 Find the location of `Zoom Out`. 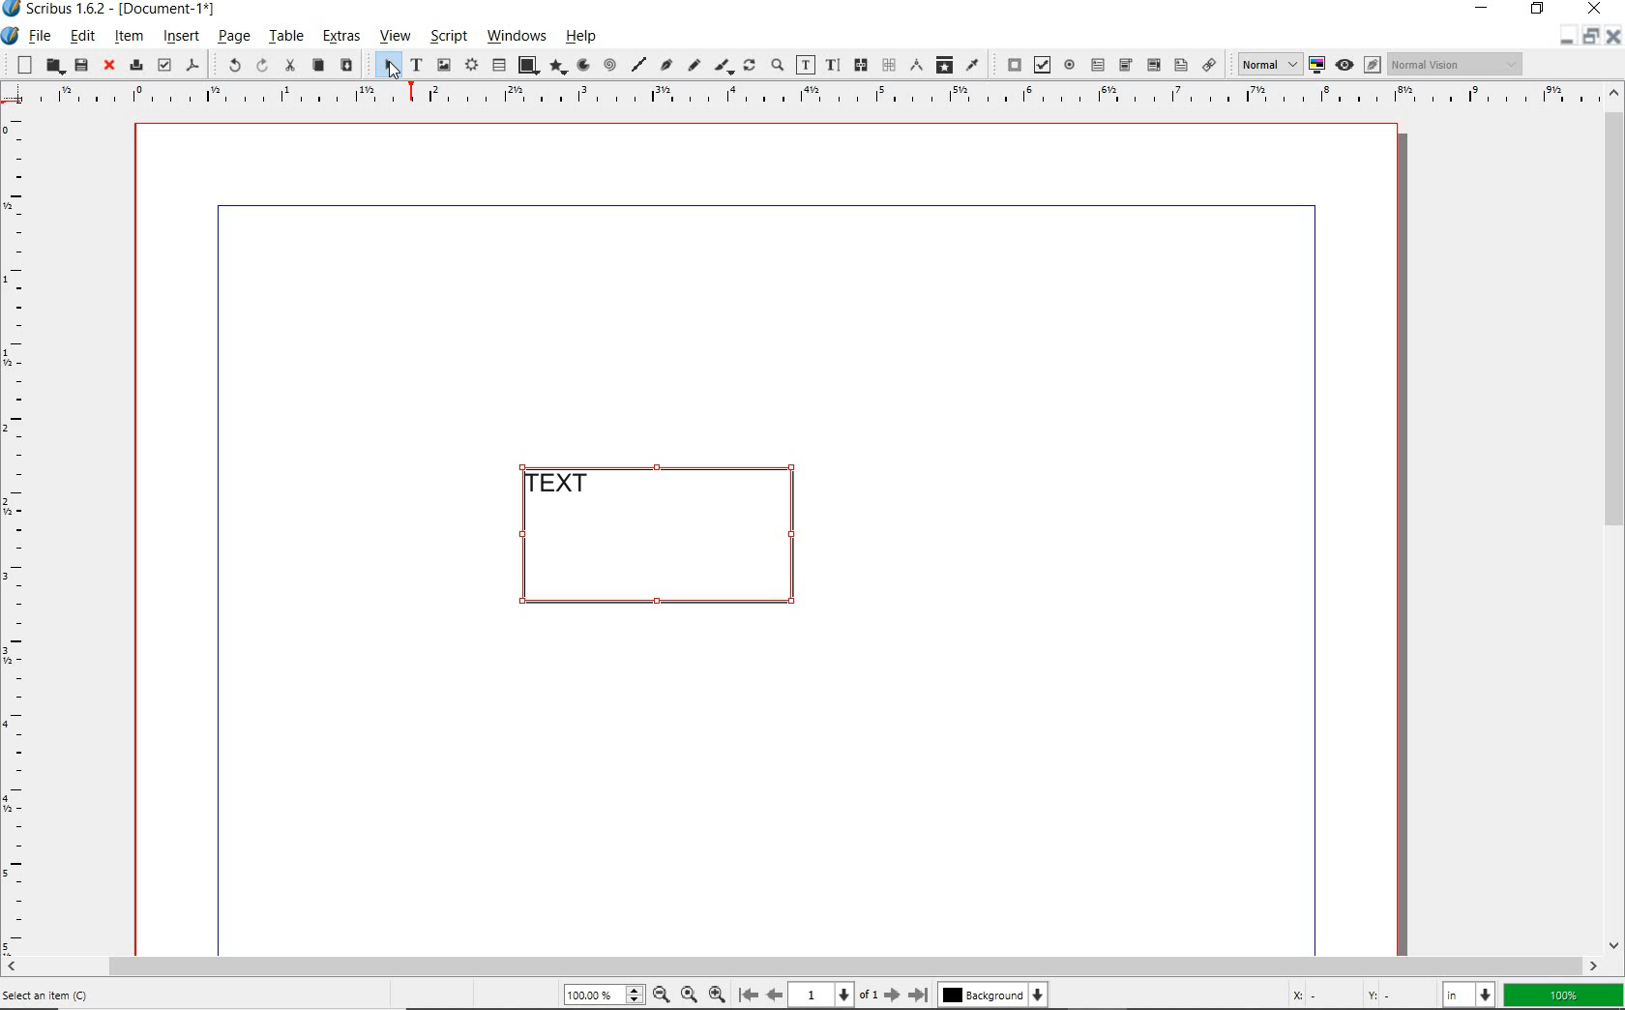

Zoom Out is located at coordinates (663, 996).